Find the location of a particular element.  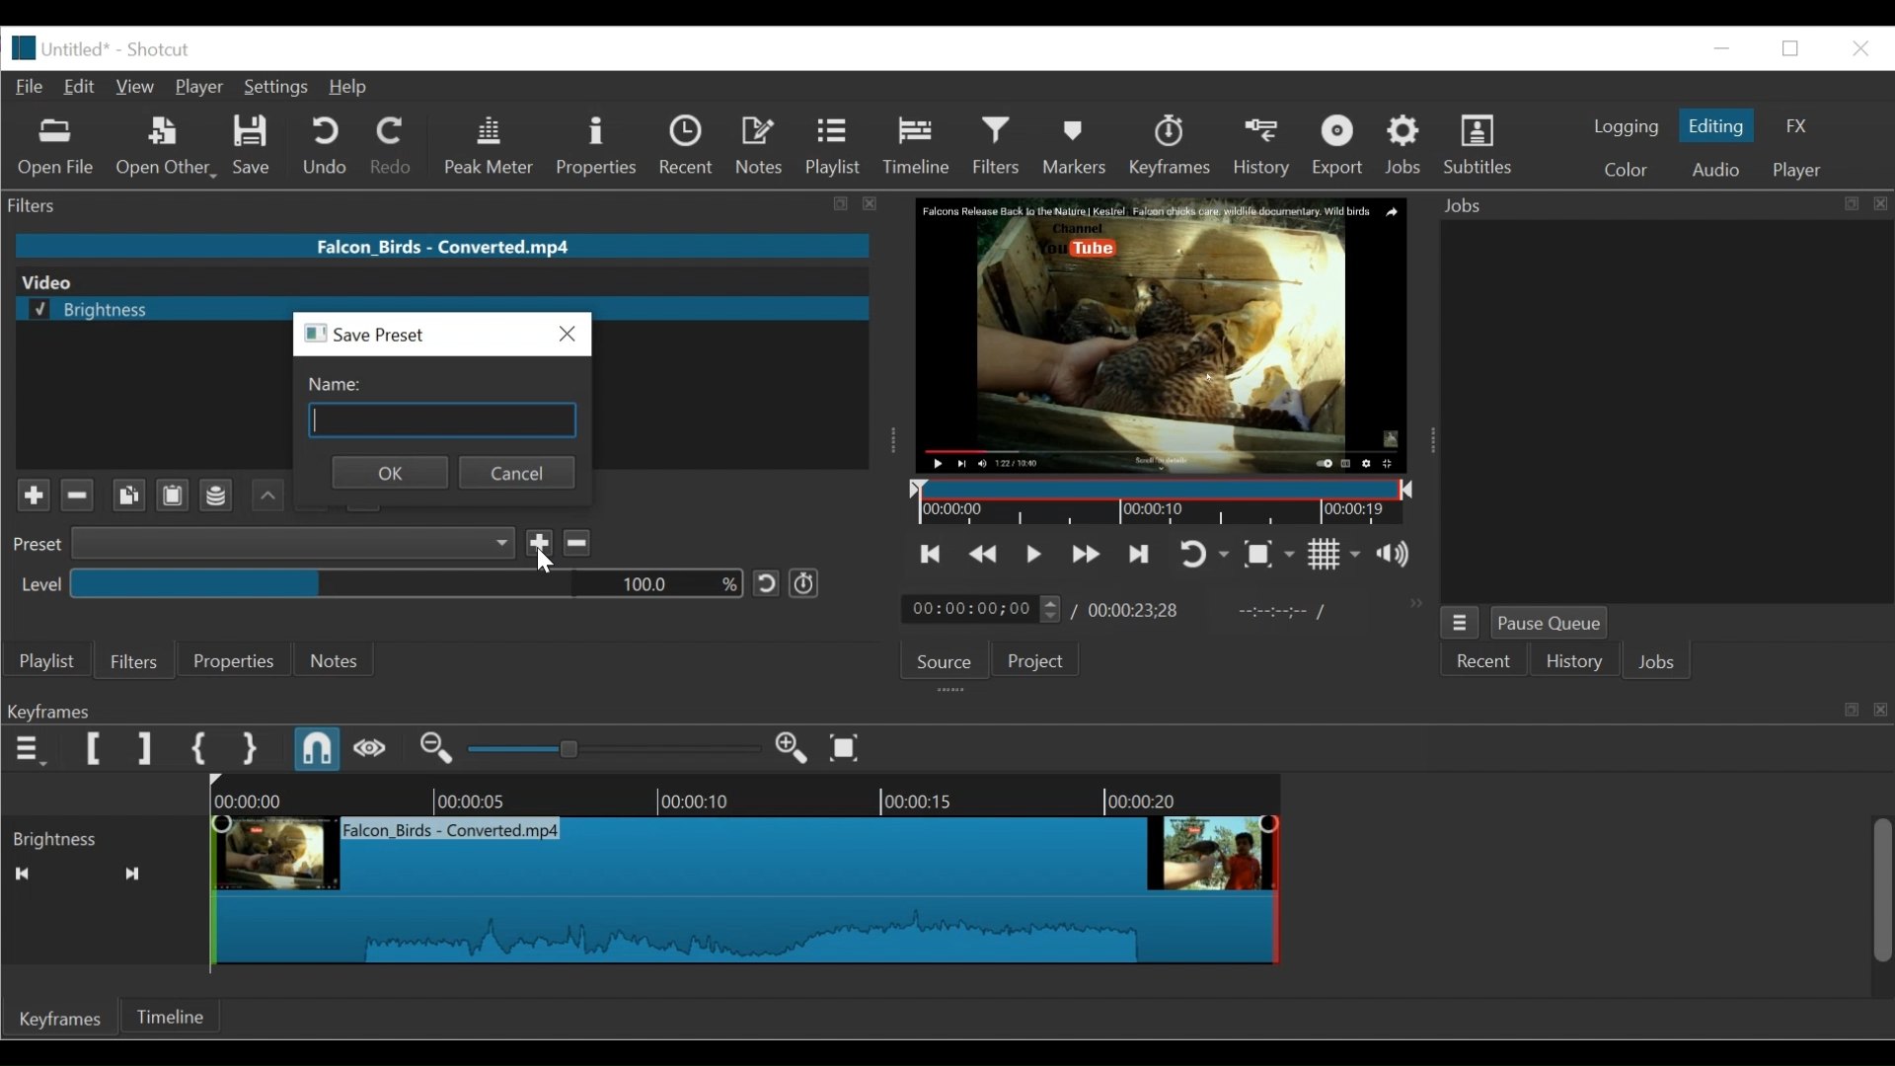

Open Other is located at coordinates (168, 147).